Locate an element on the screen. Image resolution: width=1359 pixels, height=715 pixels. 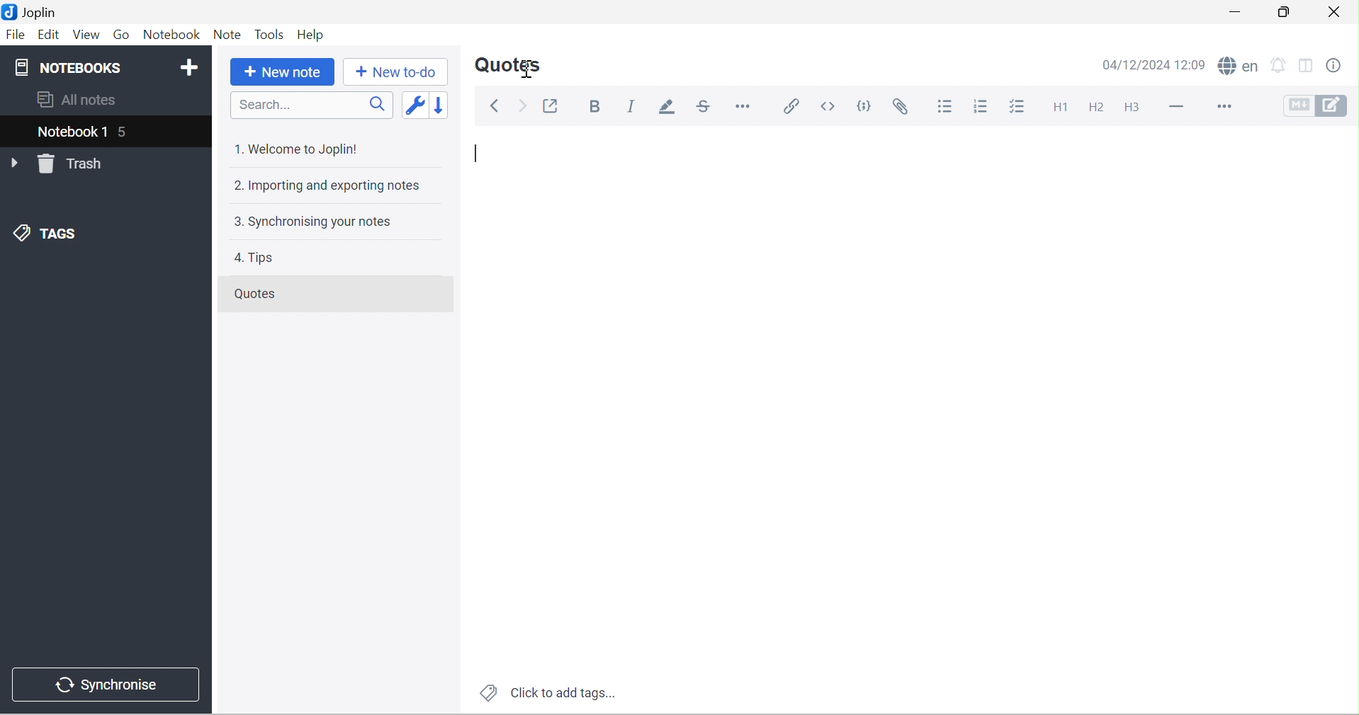
Highlight is located at coordinates (668, 109).